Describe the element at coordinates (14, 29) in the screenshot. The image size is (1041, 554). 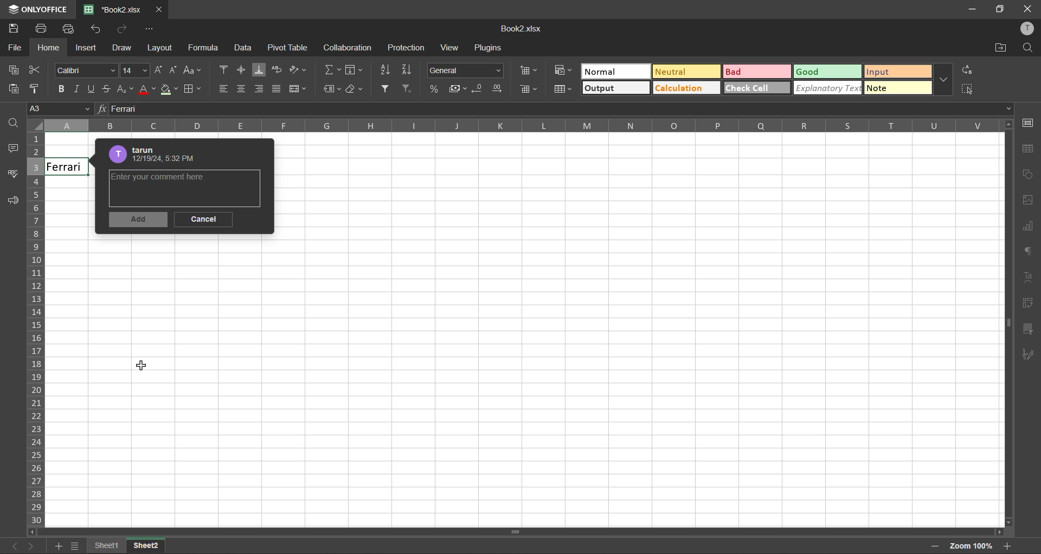
I see `save` at that location.